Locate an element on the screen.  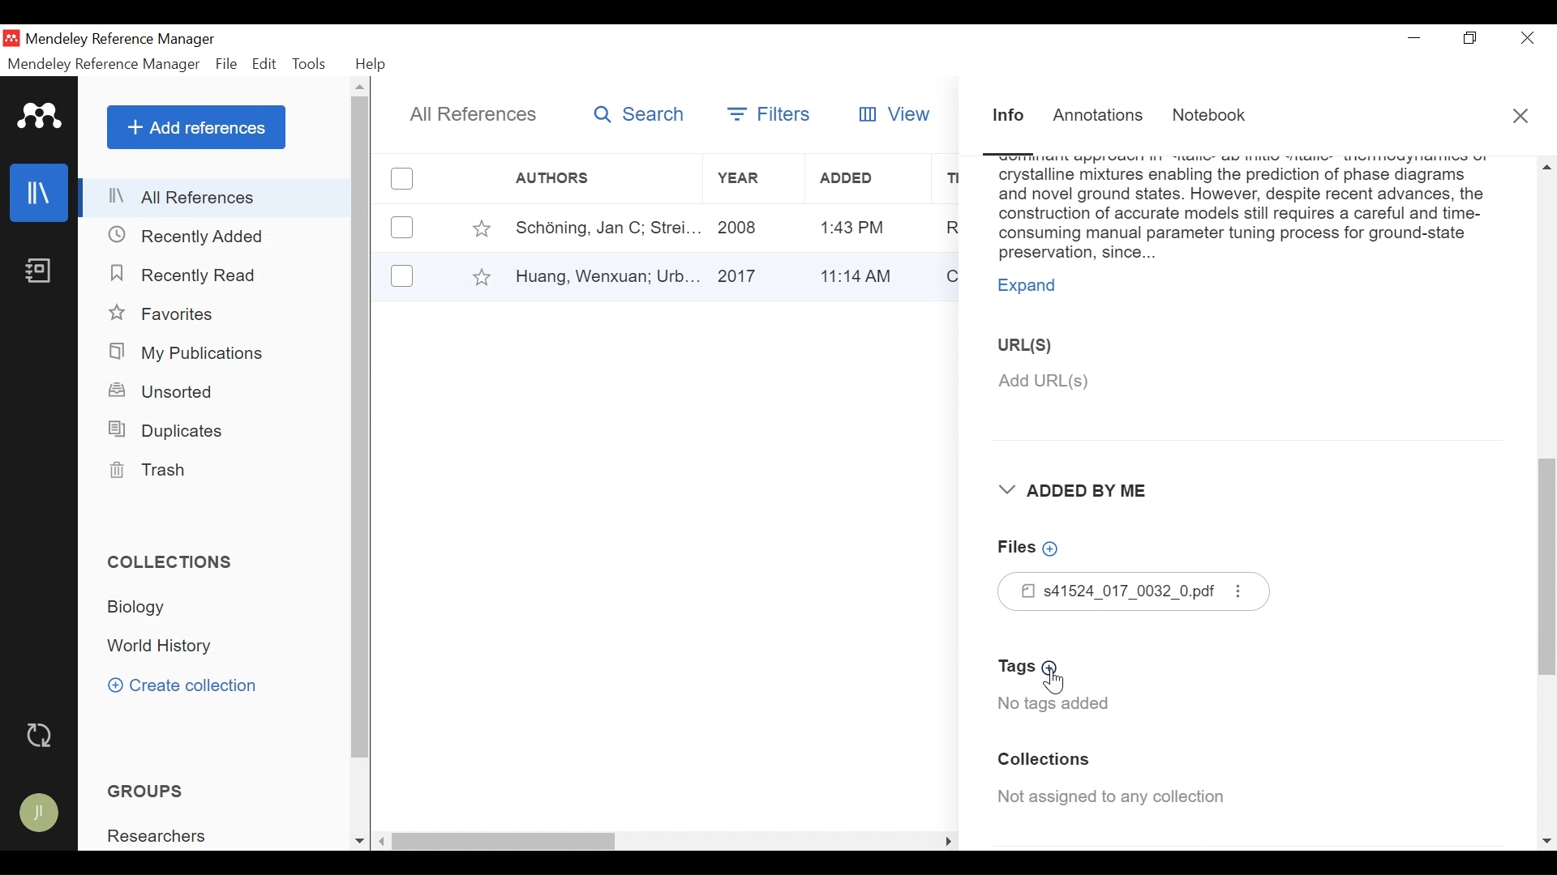
Groups is located at coordinates (149, 792).